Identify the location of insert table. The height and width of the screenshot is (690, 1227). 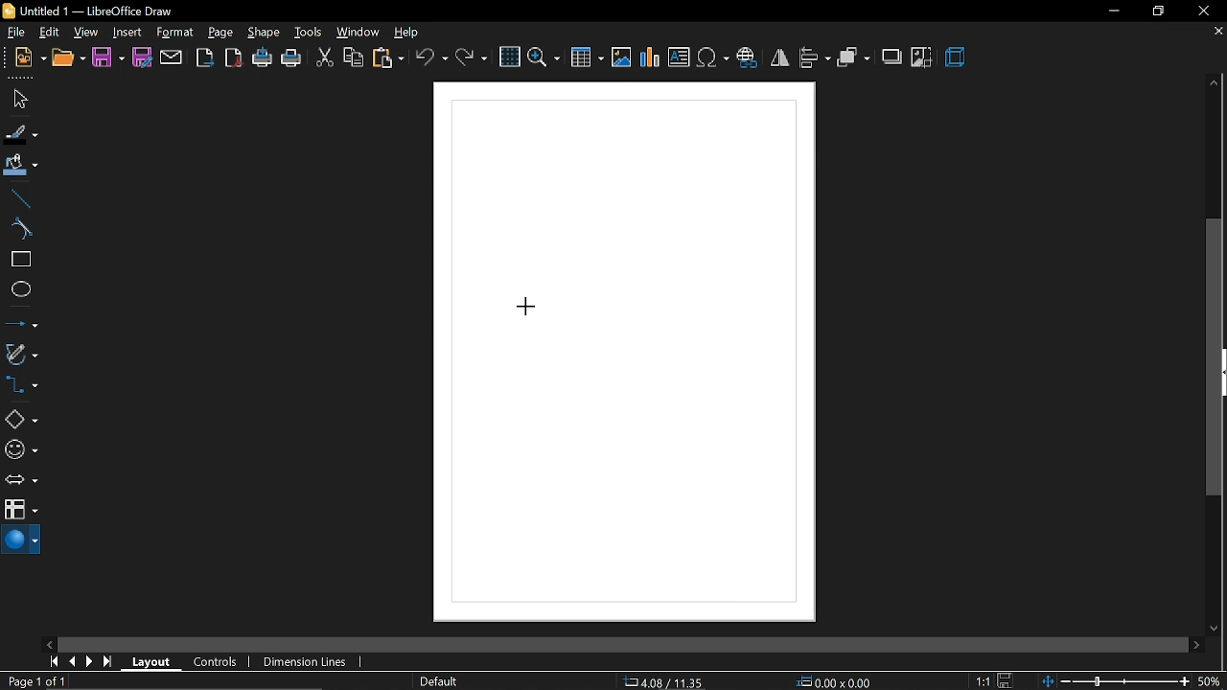
(587, 58).